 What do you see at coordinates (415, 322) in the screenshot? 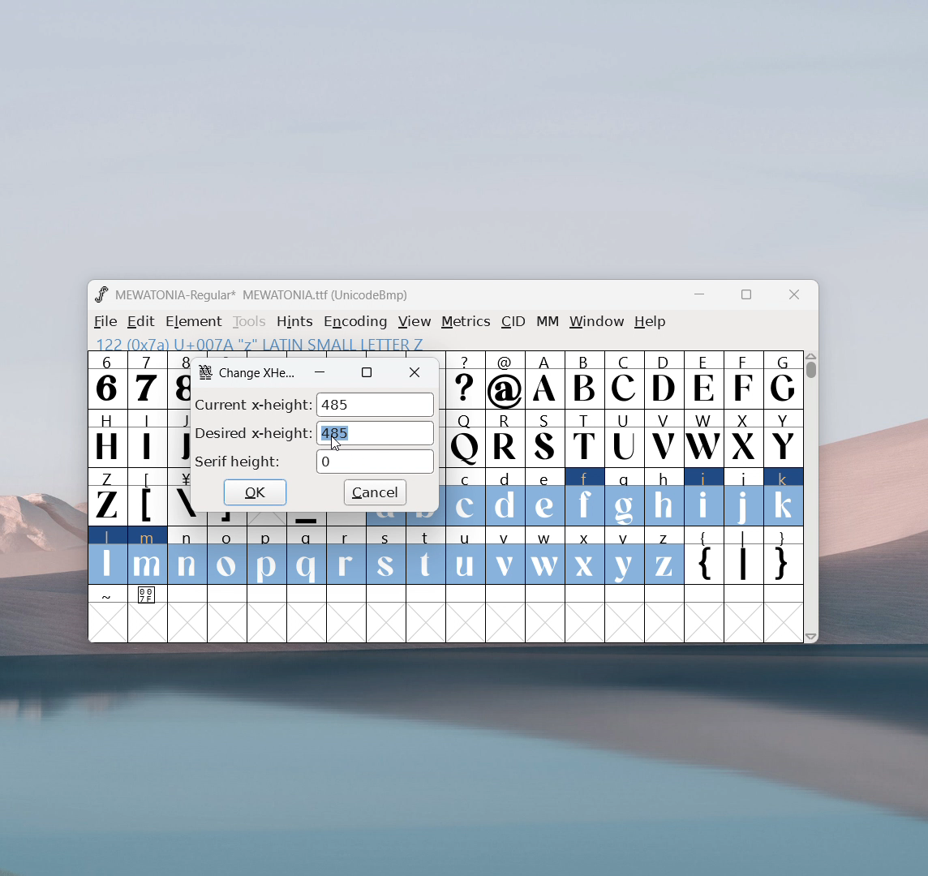
I see `view` at bounding box center [415, 322].